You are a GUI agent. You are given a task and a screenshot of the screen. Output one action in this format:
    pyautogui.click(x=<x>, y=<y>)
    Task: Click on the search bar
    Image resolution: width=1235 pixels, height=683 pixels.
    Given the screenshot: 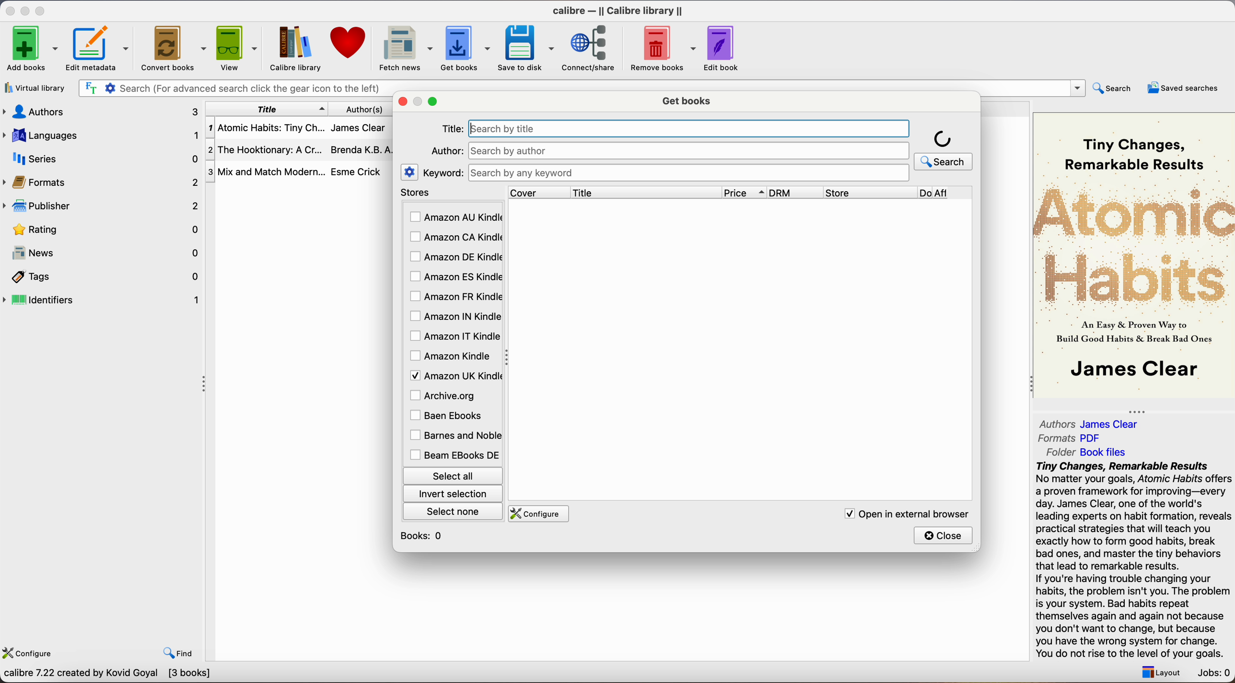 What is the action you would take?
    pyautogui.click(x=687, y=173)
    